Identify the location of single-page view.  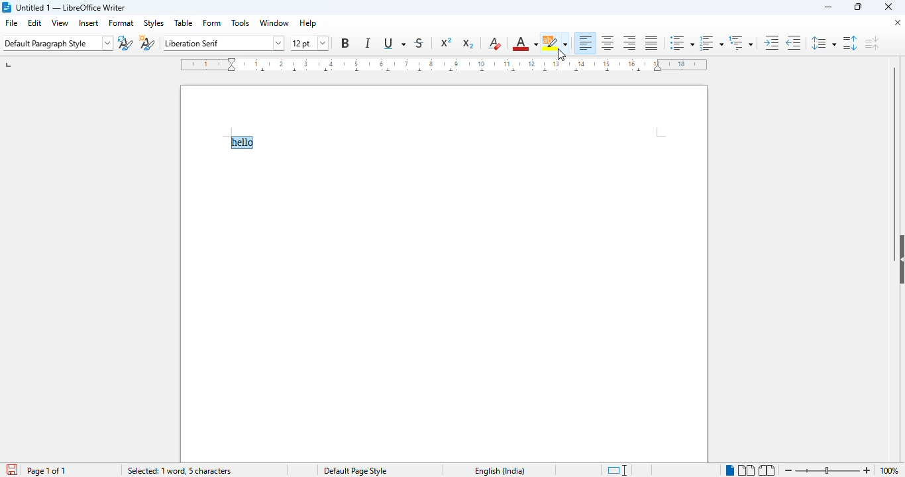
(730, 470).